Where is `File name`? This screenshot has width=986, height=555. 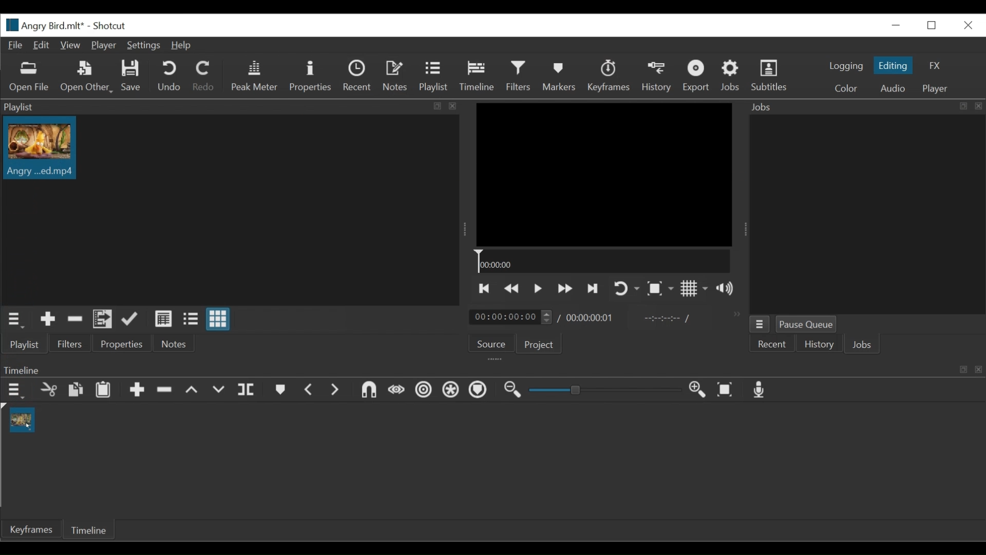 File name is located at coordinates (42, 25).